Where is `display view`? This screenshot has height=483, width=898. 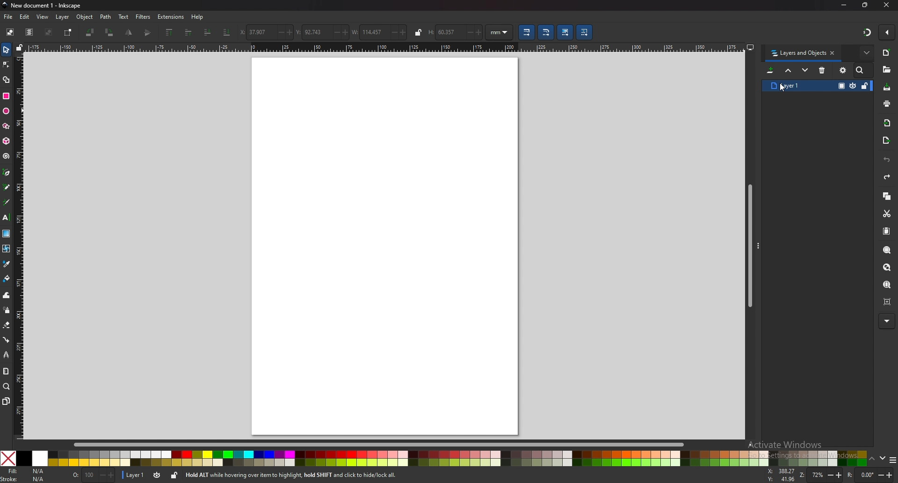 display view is located at coordinates (750, 47).